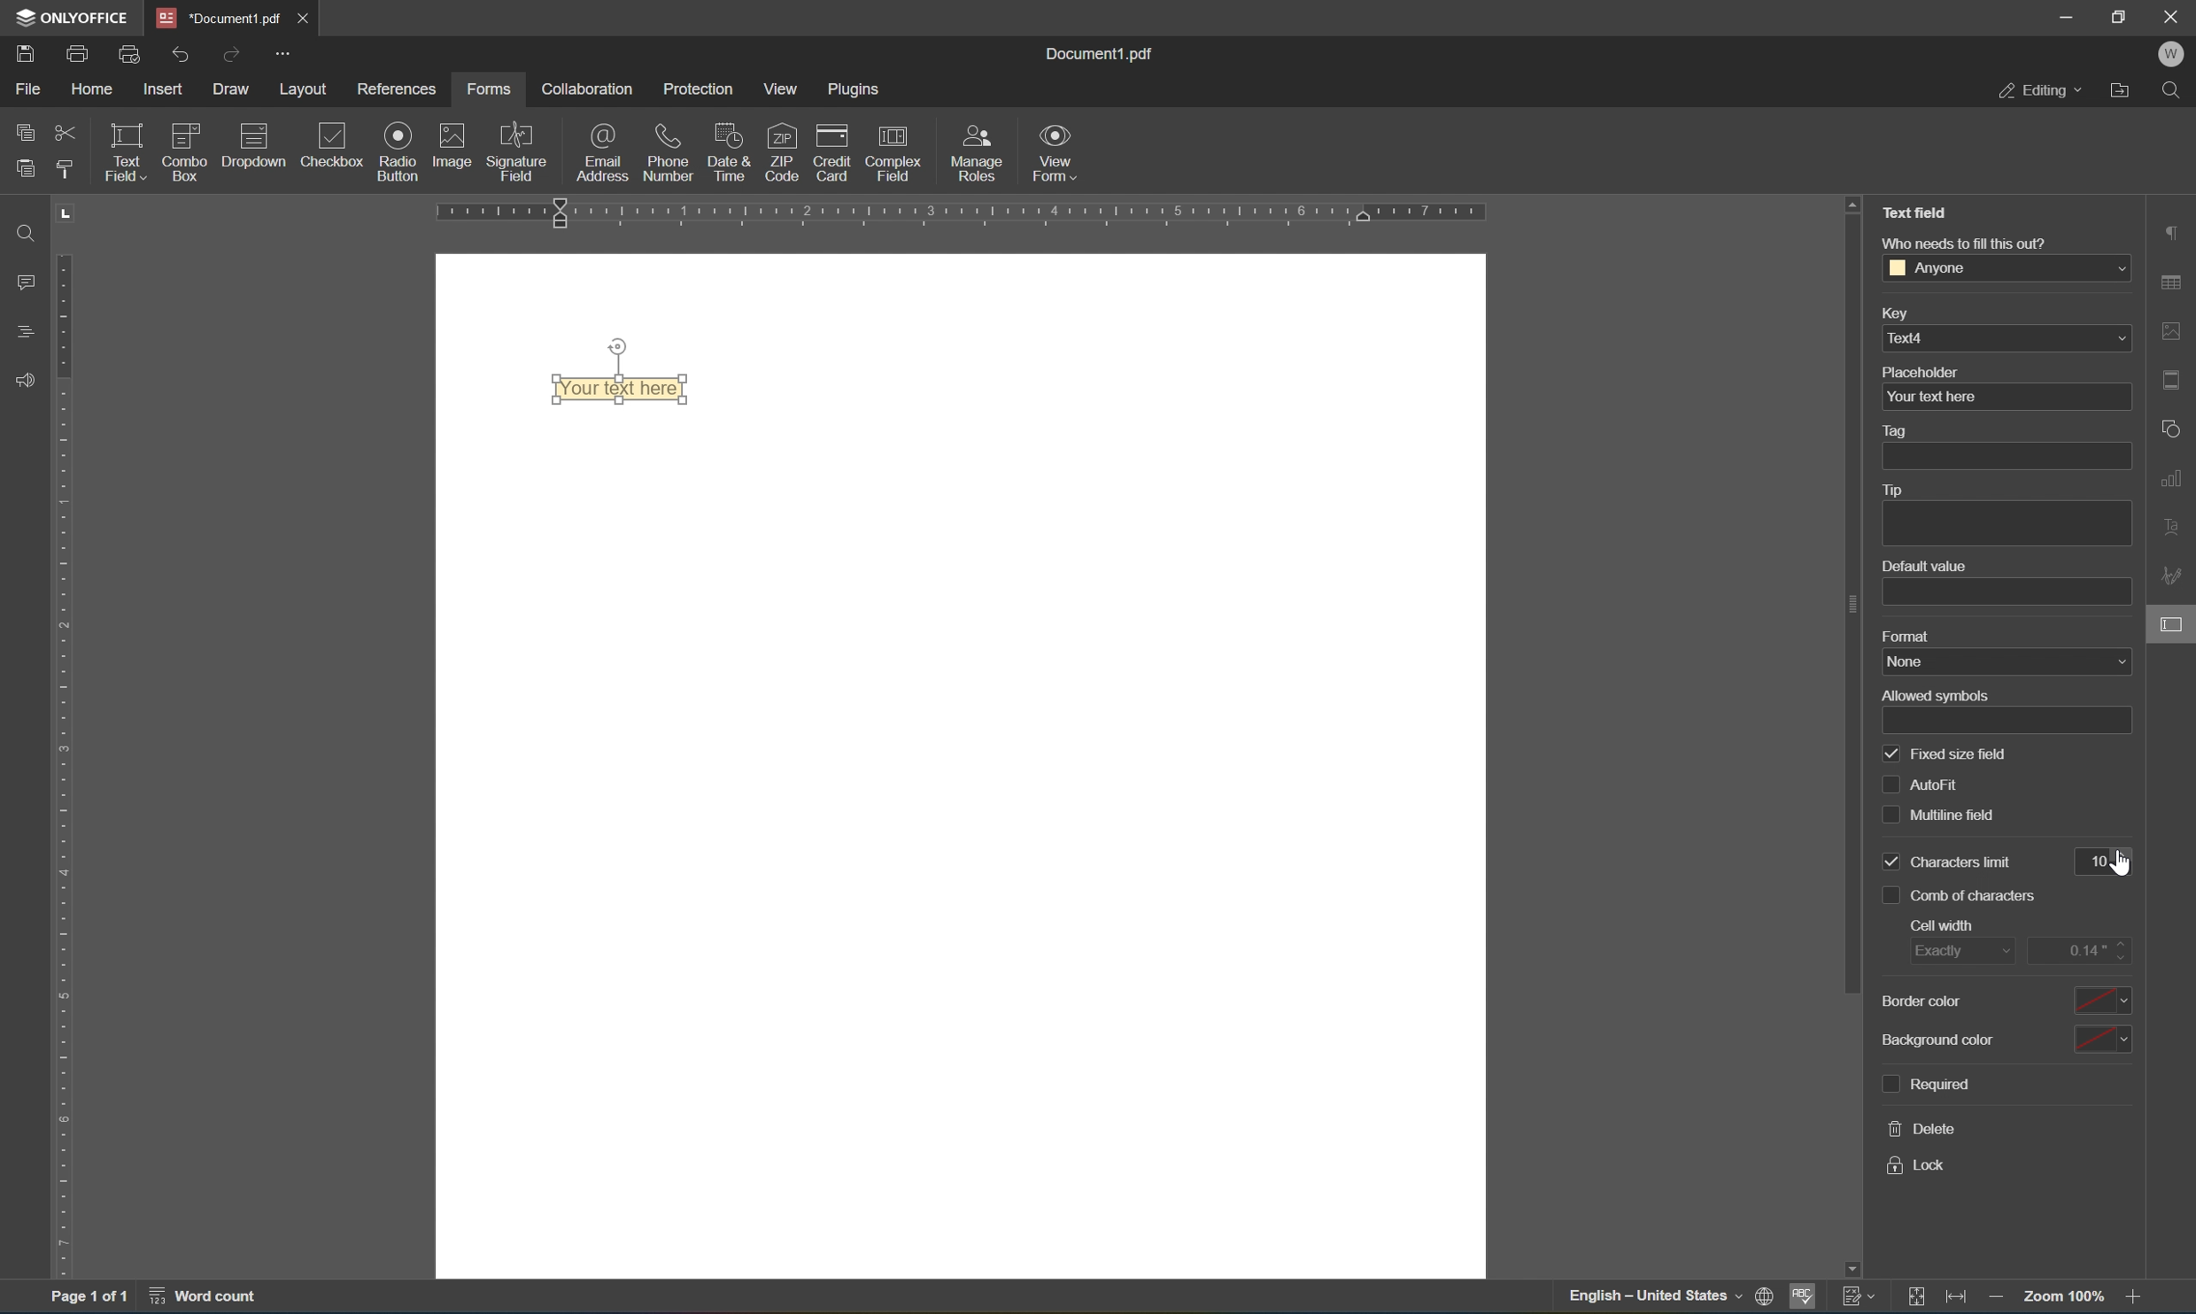  What do you see at coordinates (1801, 1298) in the screenshot?
I see `spell checking` at bounding box center [1801, 1298].